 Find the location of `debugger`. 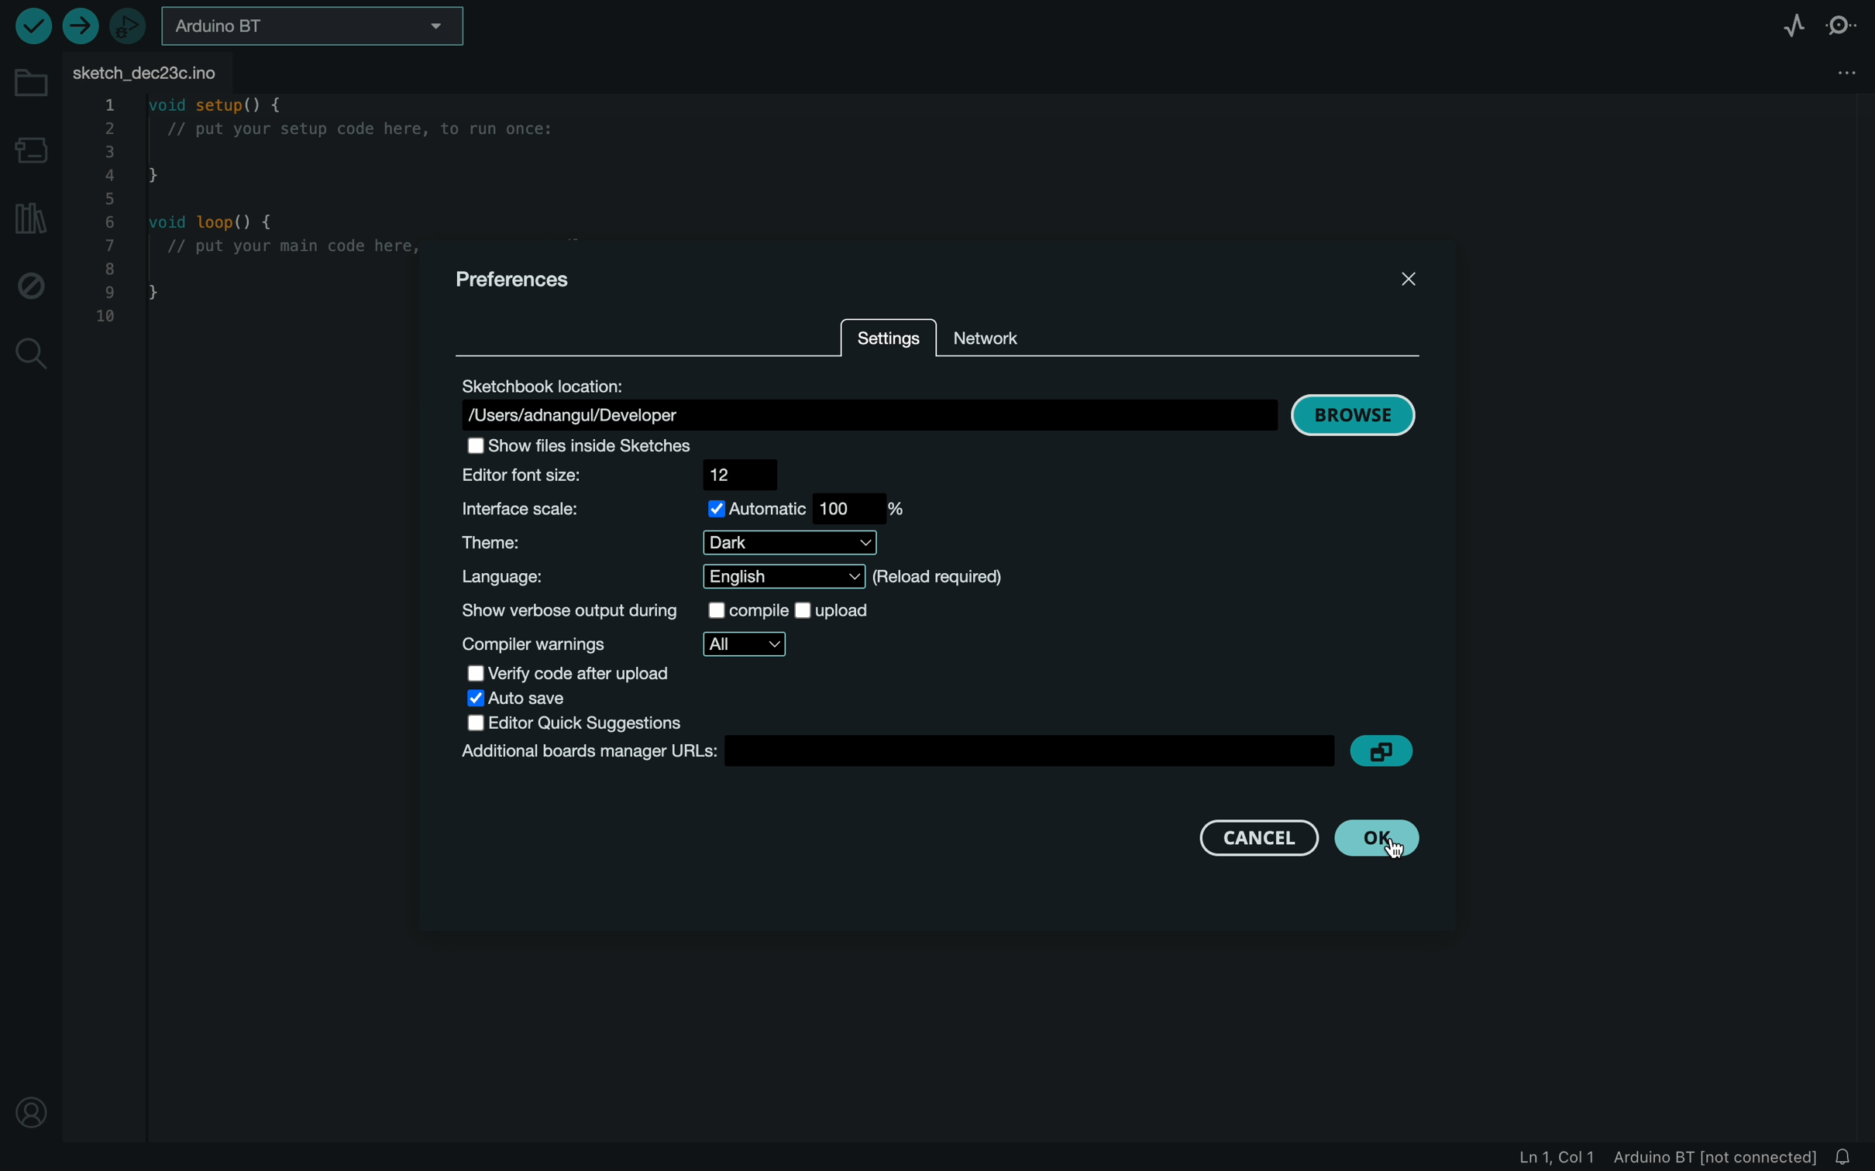

debugger is located at coordinates (33, 284).